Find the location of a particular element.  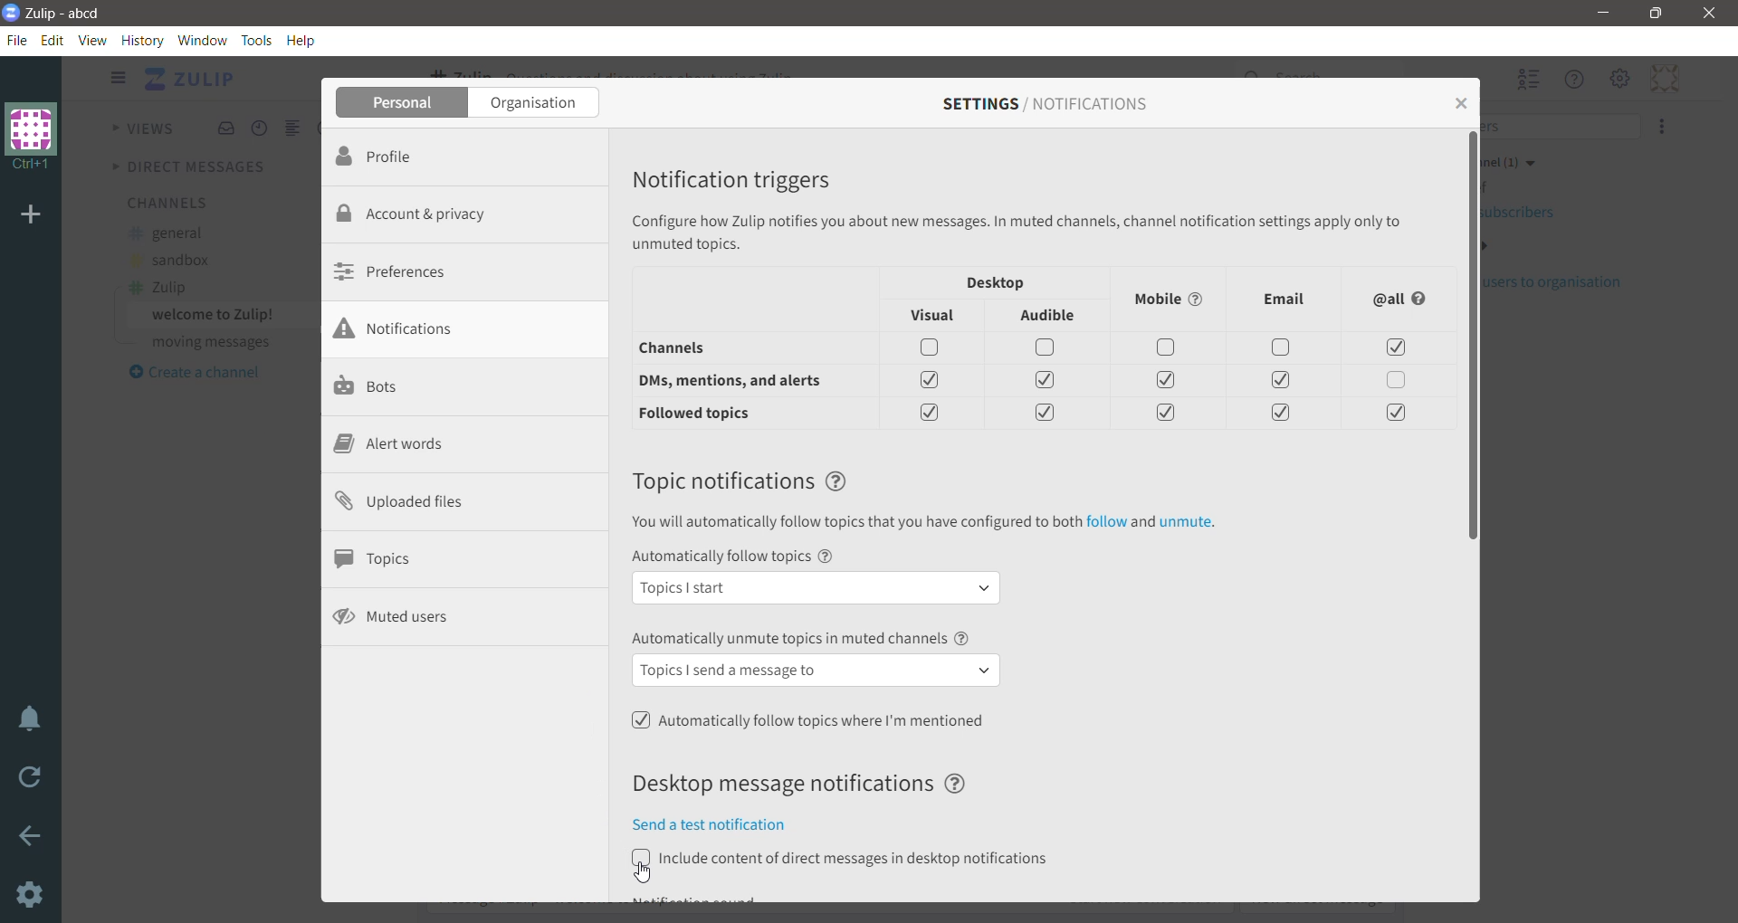

Minimize is located at coordinates (1601, 14).